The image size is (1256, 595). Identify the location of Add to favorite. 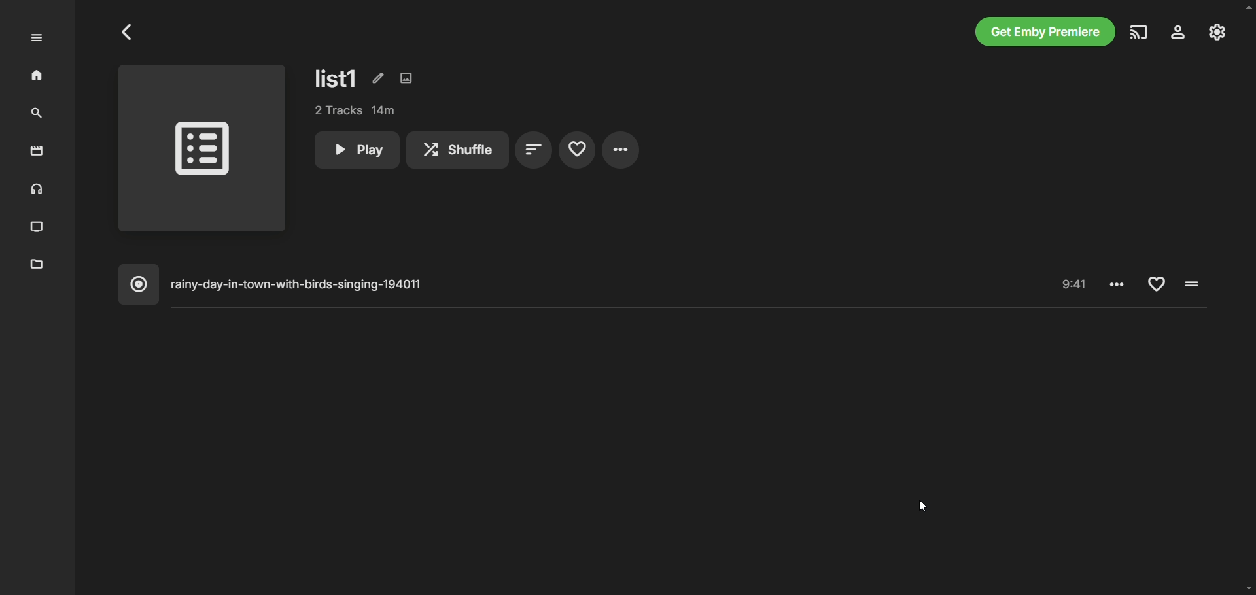
(1156, 284).